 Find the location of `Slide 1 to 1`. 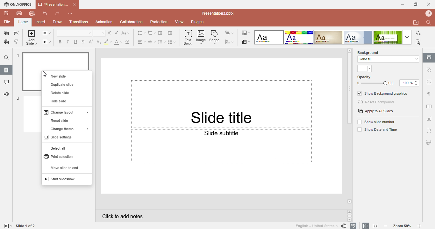

Slide 1 to 1 is located at coordinates (26, 226).